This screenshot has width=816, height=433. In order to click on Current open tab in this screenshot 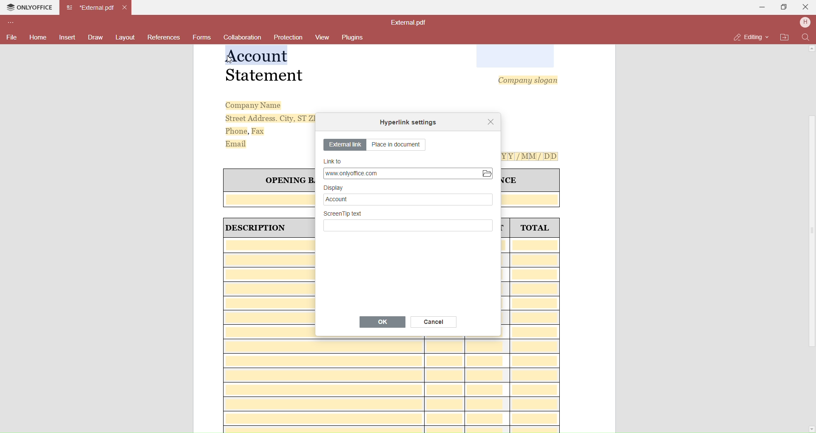, I will do `click(91, 8)`.